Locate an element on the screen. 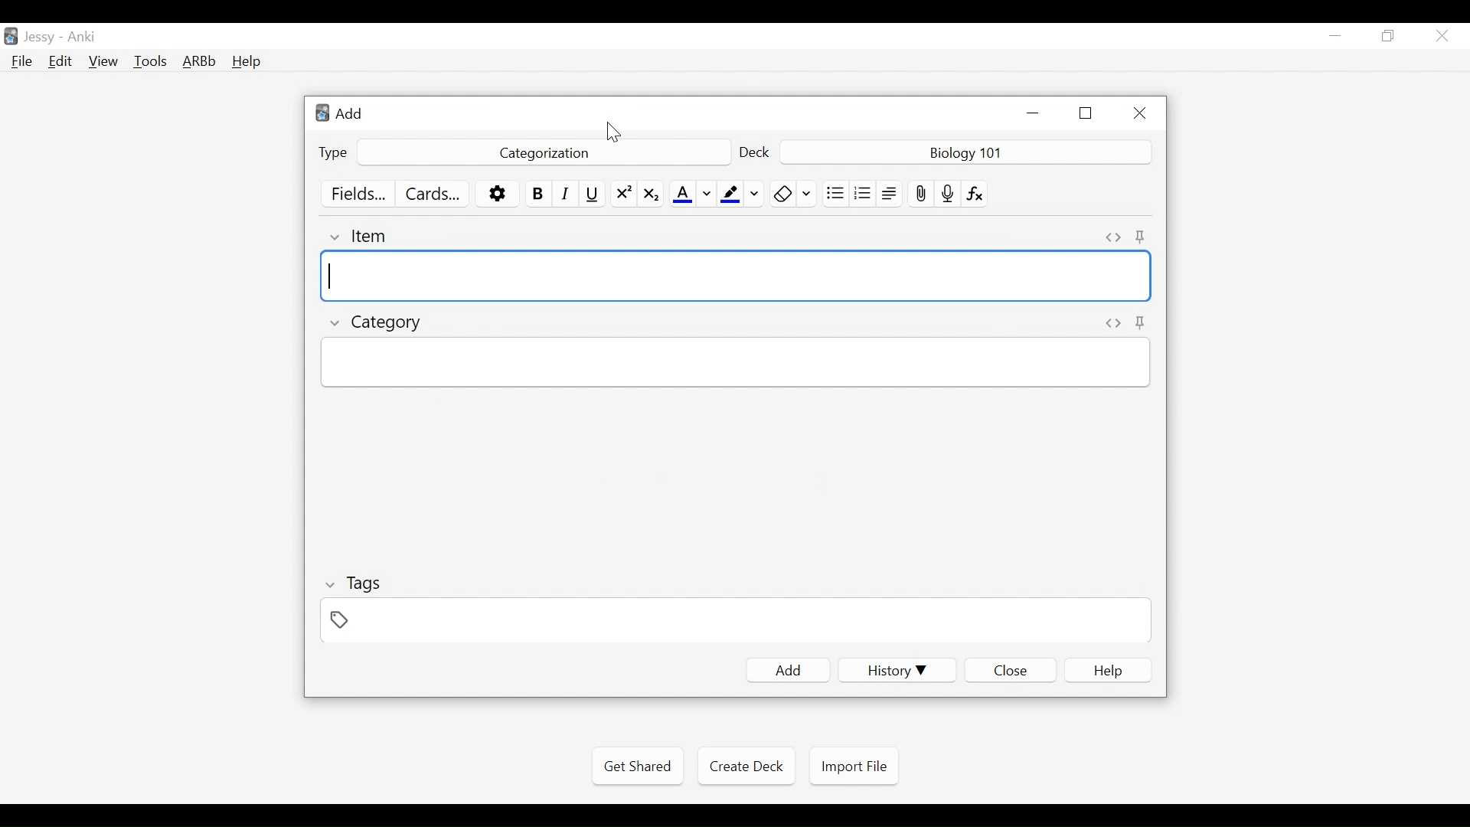 This screenshot has width=1470, height=827. Import File is located at coordinates (854, 767).